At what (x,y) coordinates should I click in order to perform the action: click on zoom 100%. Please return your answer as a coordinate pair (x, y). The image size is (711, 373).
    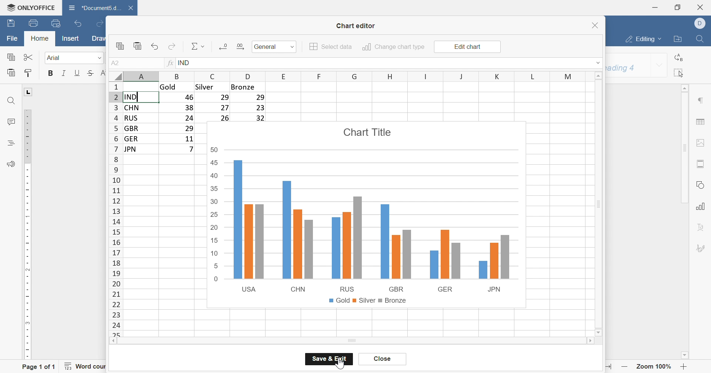
    Looking at the image, I should click on (655, 366).